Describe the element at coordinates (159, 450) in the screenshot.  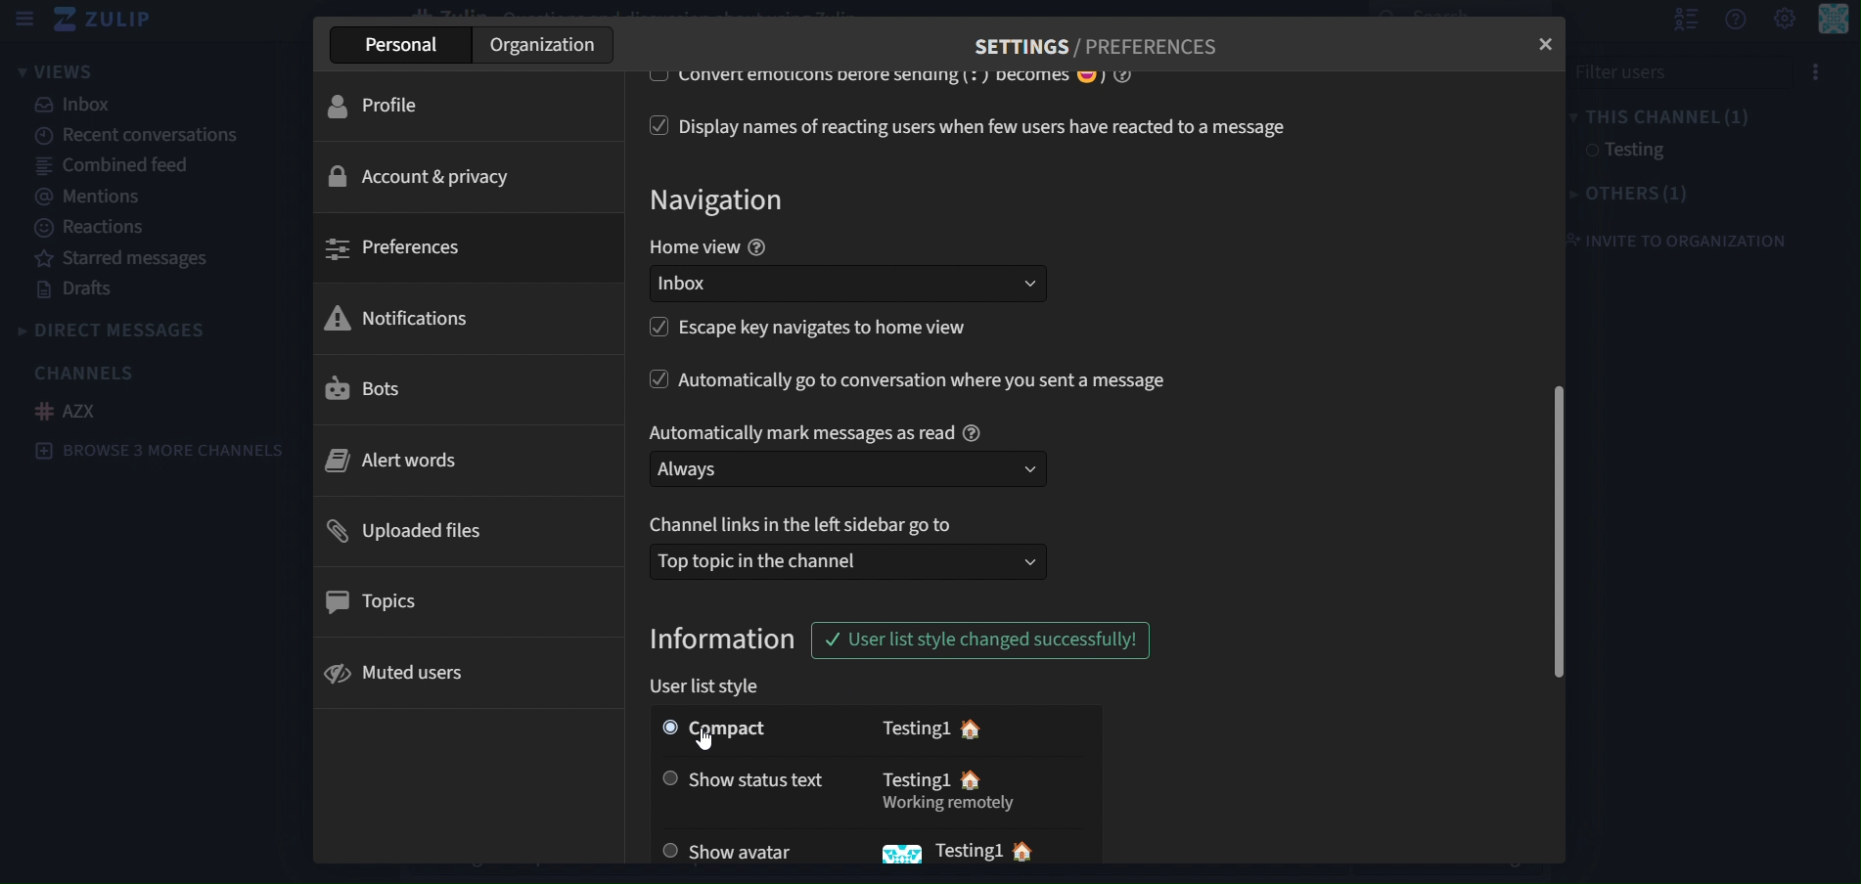
I see `Browse 3 more channels` at that location.